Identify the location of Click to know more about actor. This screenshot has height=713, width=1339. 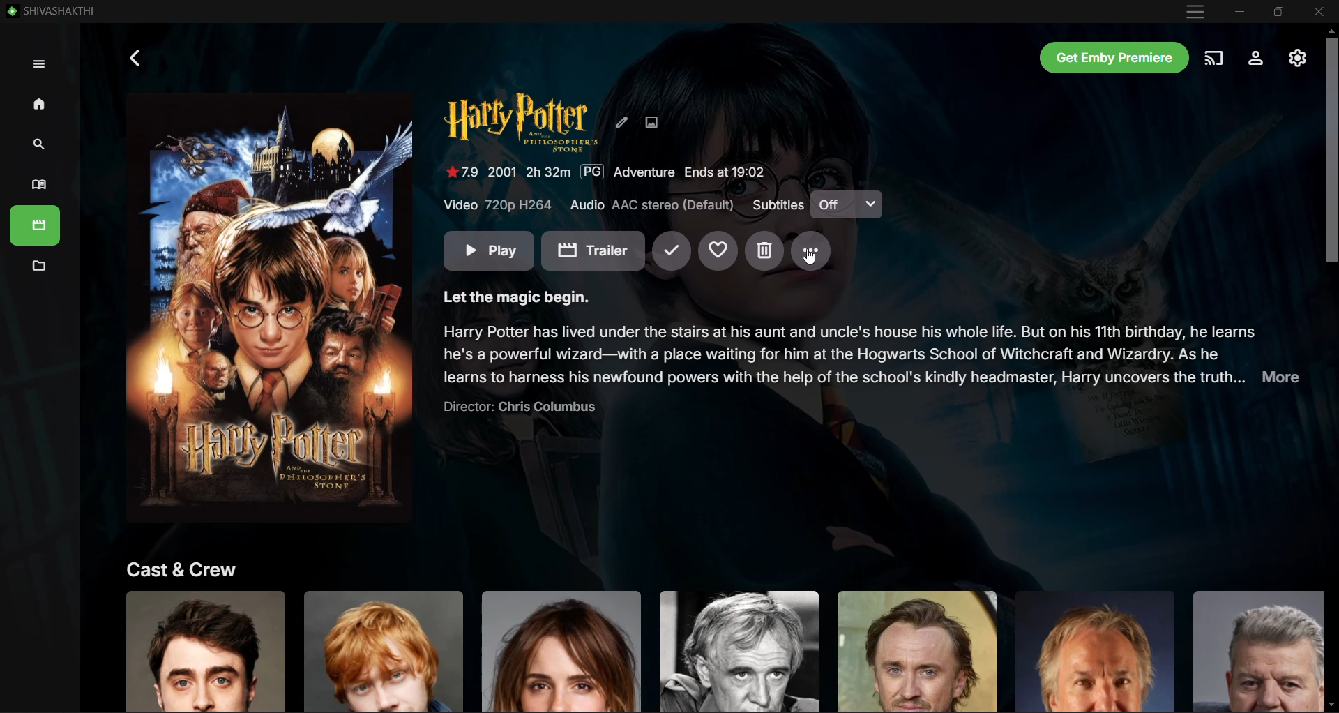
(1253, 650).